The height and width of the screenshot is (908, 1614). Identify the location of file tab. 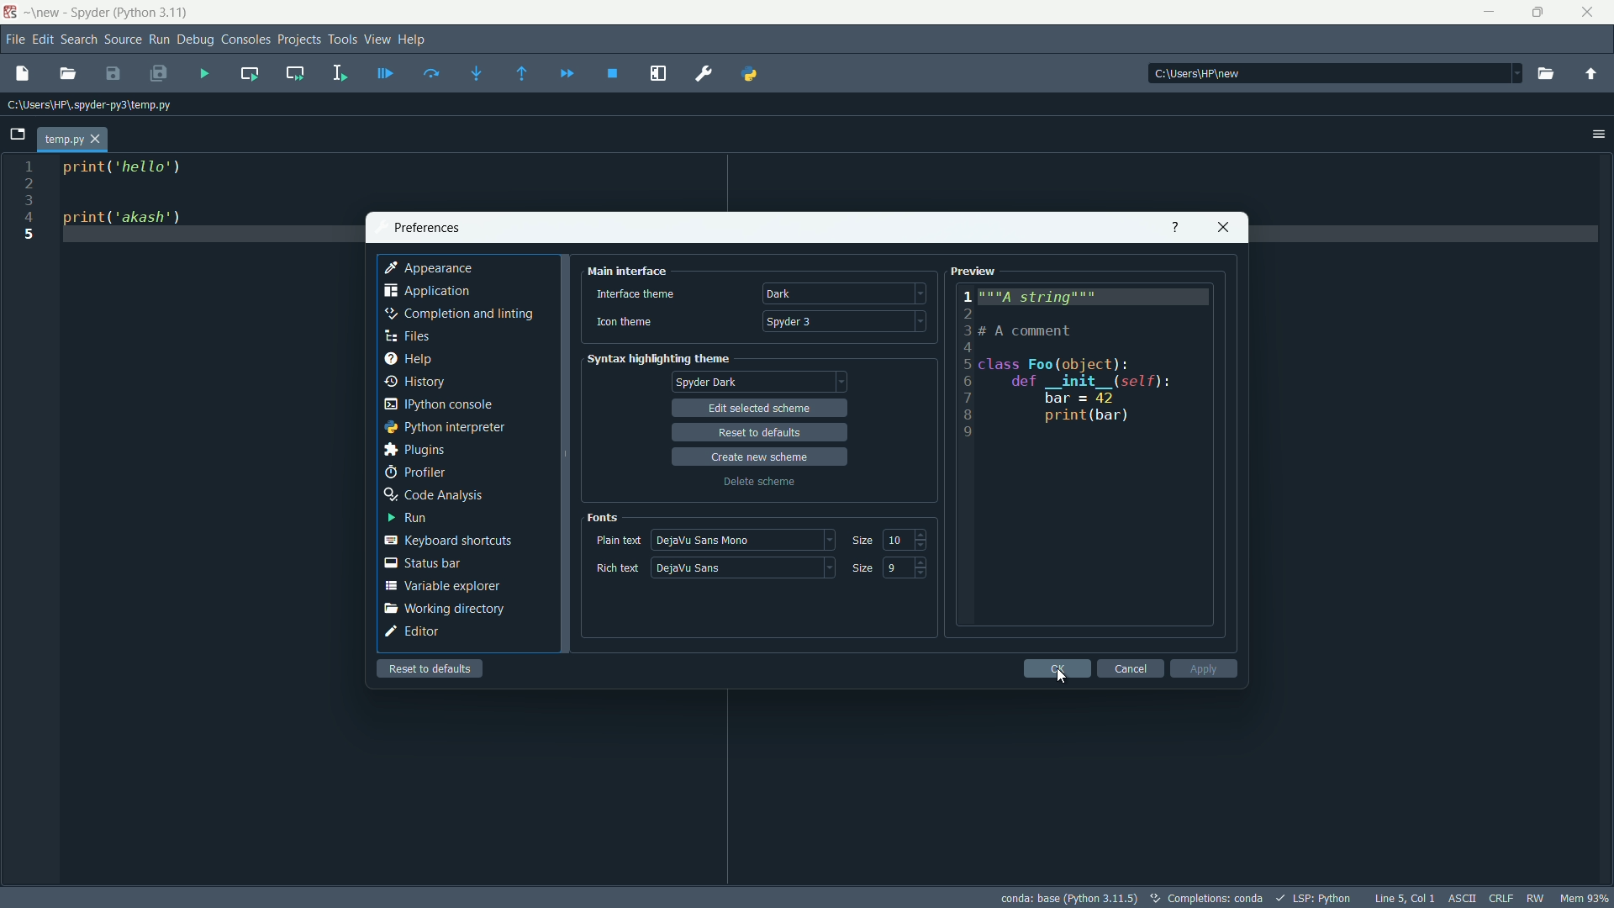
(73, 138).